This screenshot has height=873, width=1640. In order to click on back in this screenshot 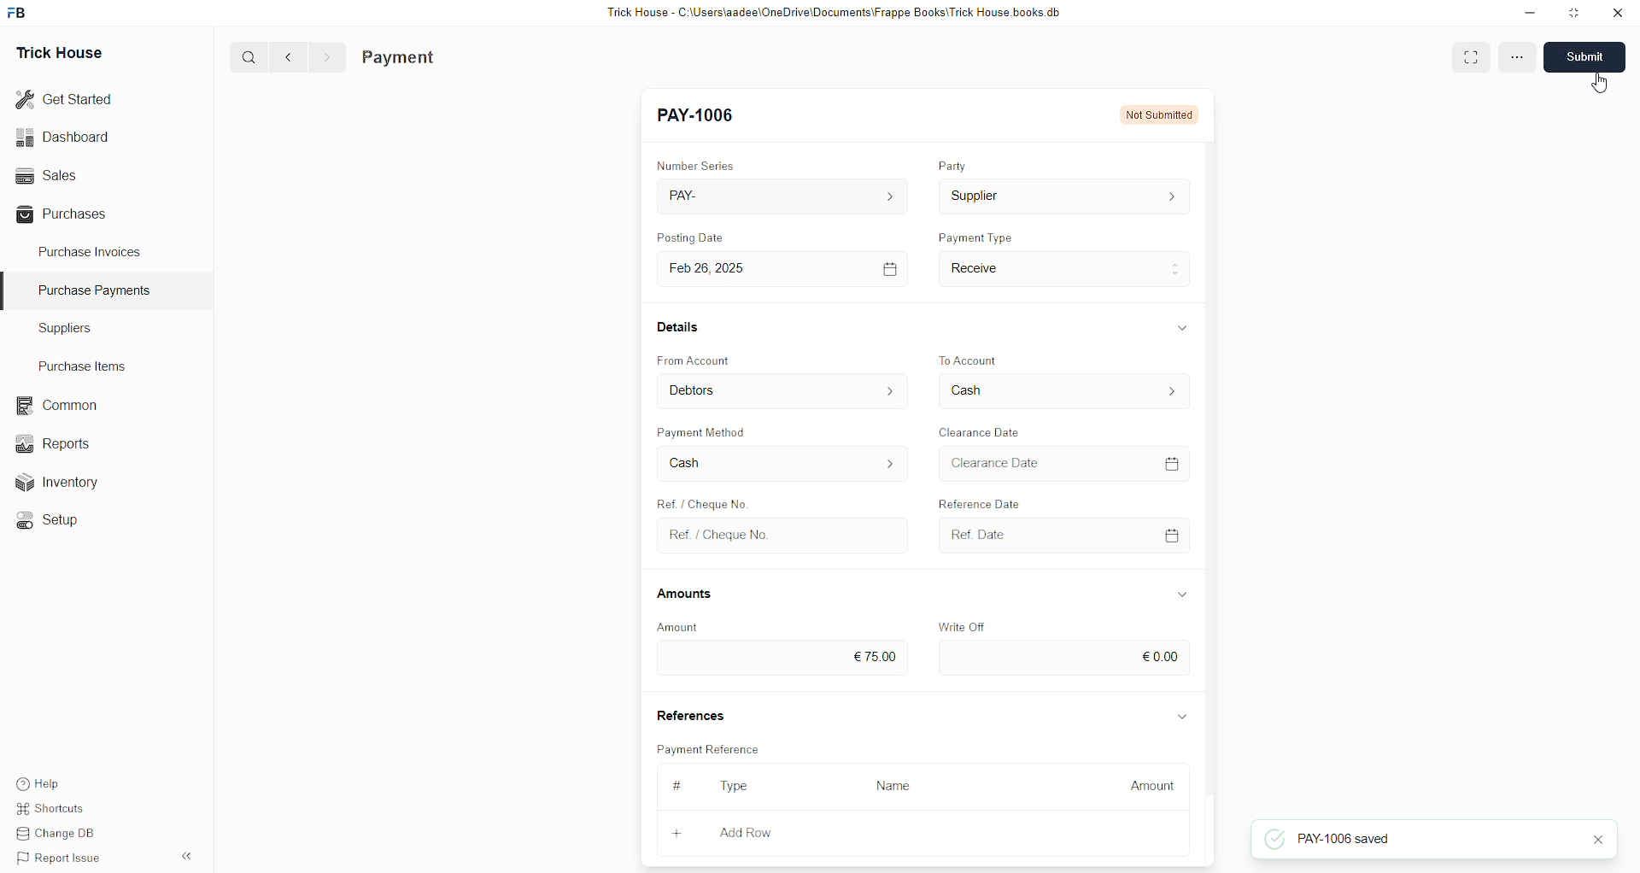, I will do `click(290, 56)`.